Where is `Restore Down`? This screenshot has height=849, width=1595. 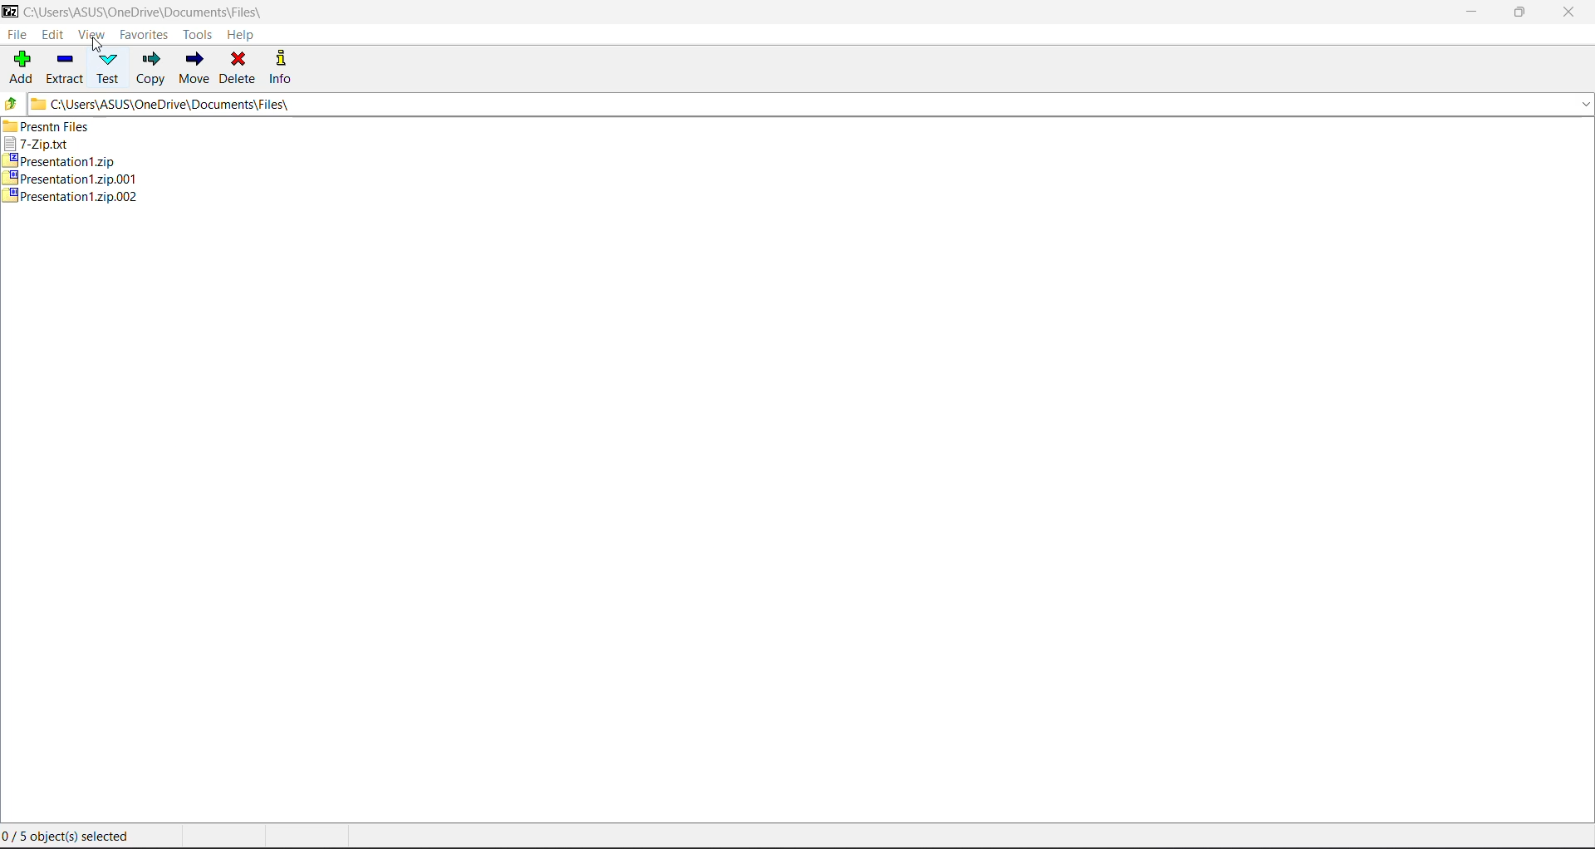
Restore Down is located at coordinates (1521, 12).